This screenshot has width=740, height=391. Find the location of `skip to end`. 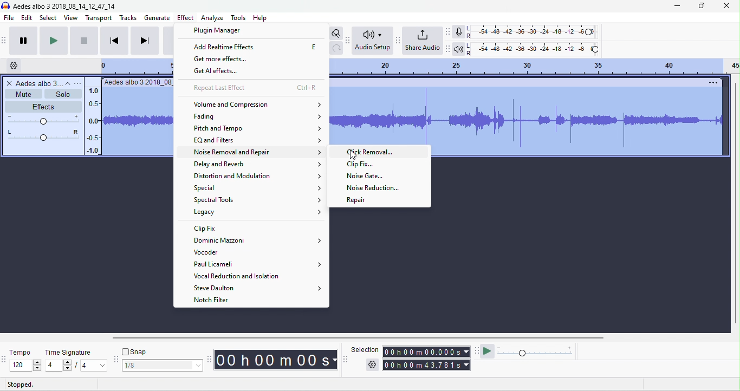

skip to end is located at coordinates (144, 41).